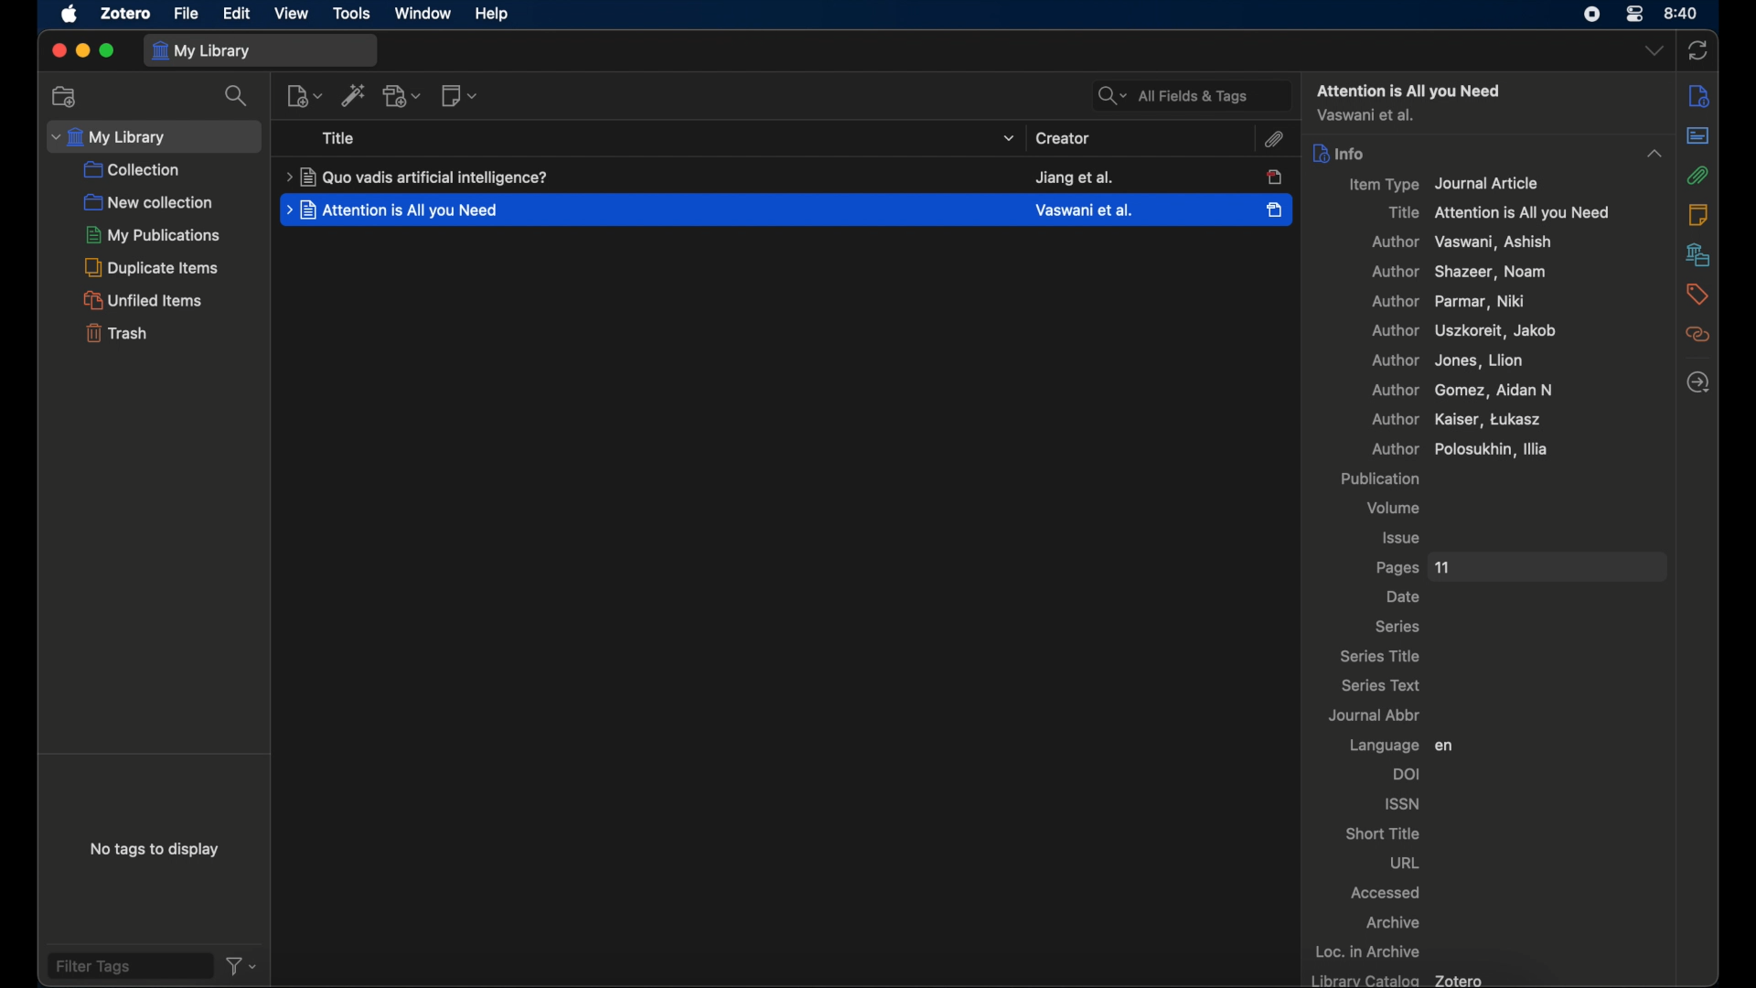 The width and height of the screenshot is (1756, 988). Describe the element at coordinates (1468, 331) in the screenshot. I see `author, uszkoreit, jacob` at that location.